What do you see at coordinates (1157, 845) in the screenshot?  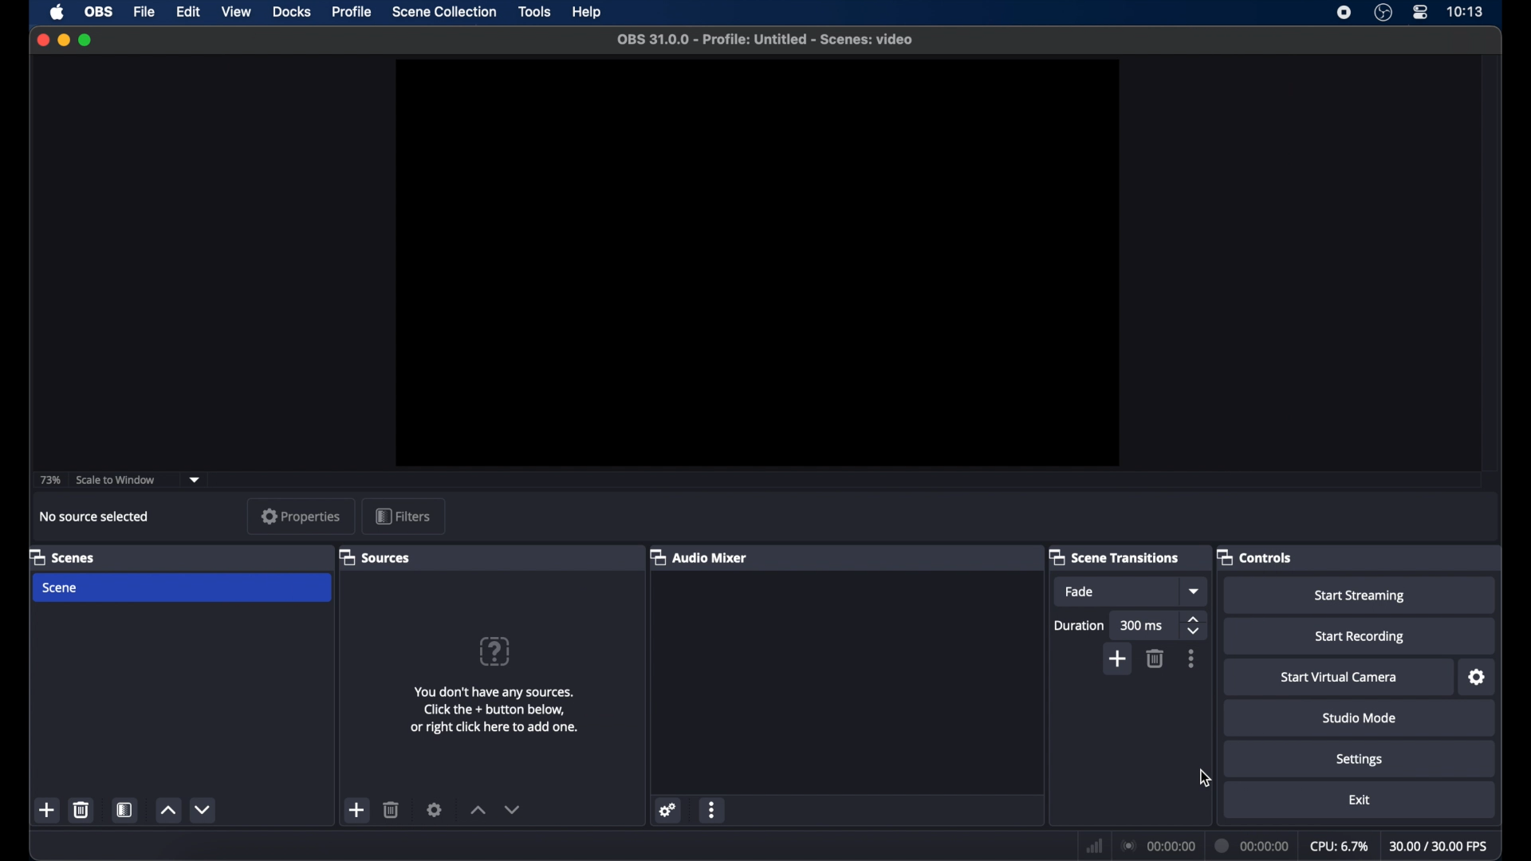 I see `connection` at bounding box center [1157, 845].